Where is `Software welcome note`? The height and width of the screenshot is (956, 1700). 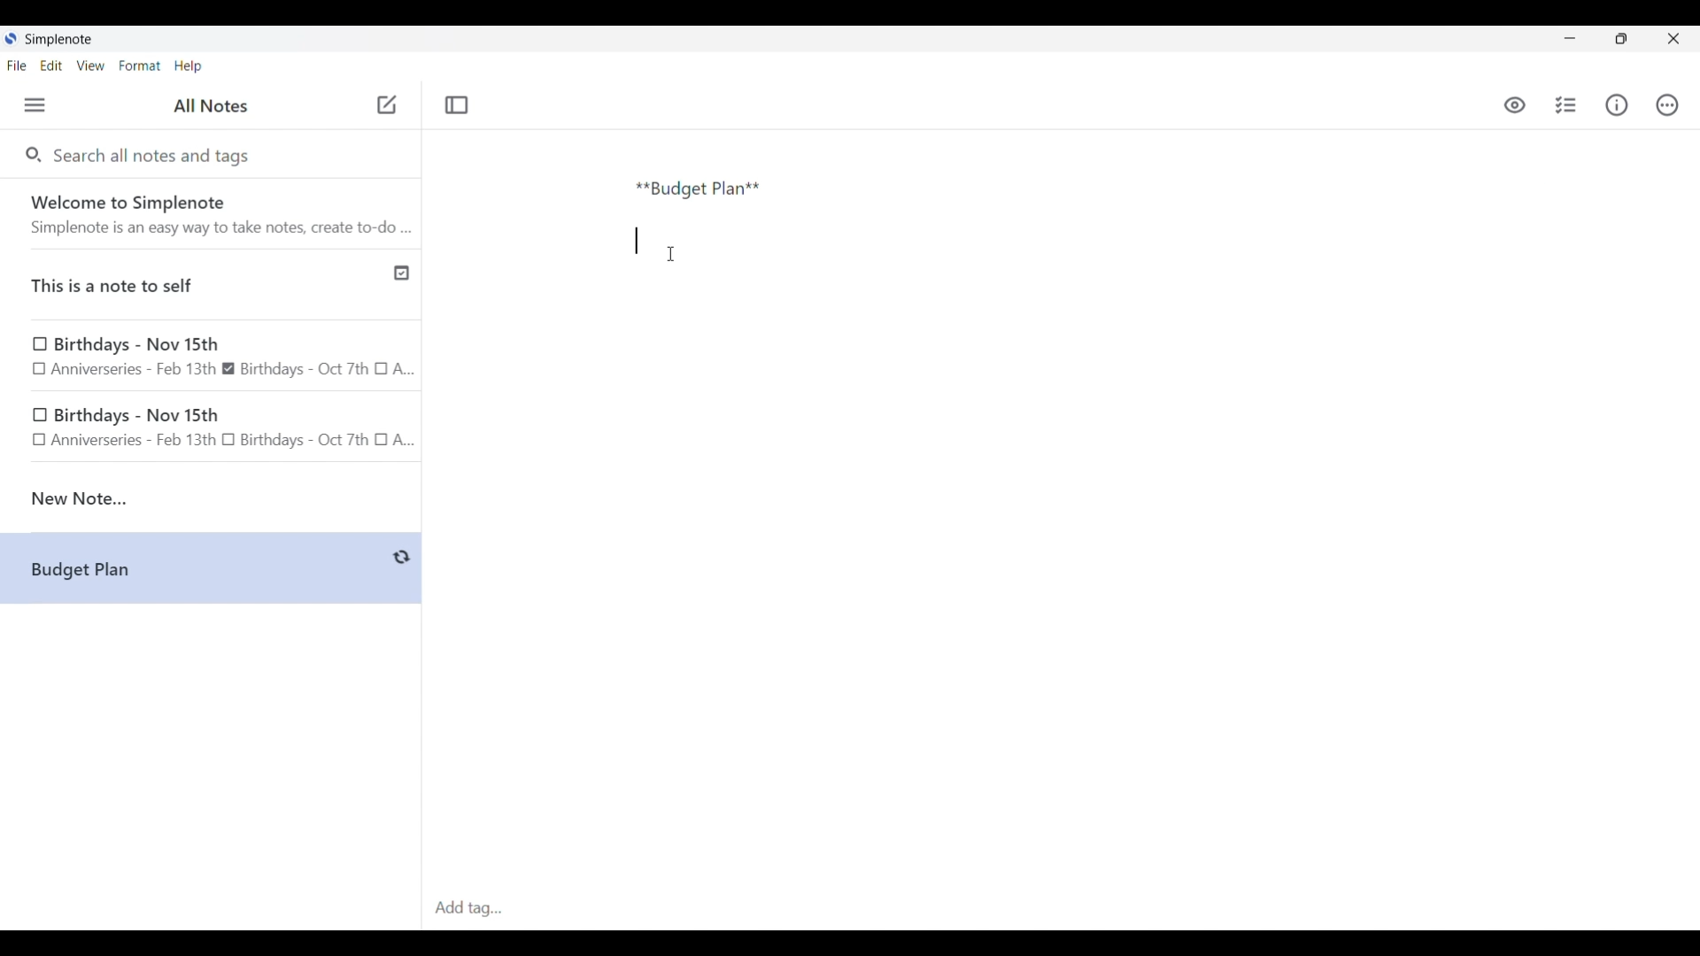
Software welcome note is located at coordinates (215, 213).